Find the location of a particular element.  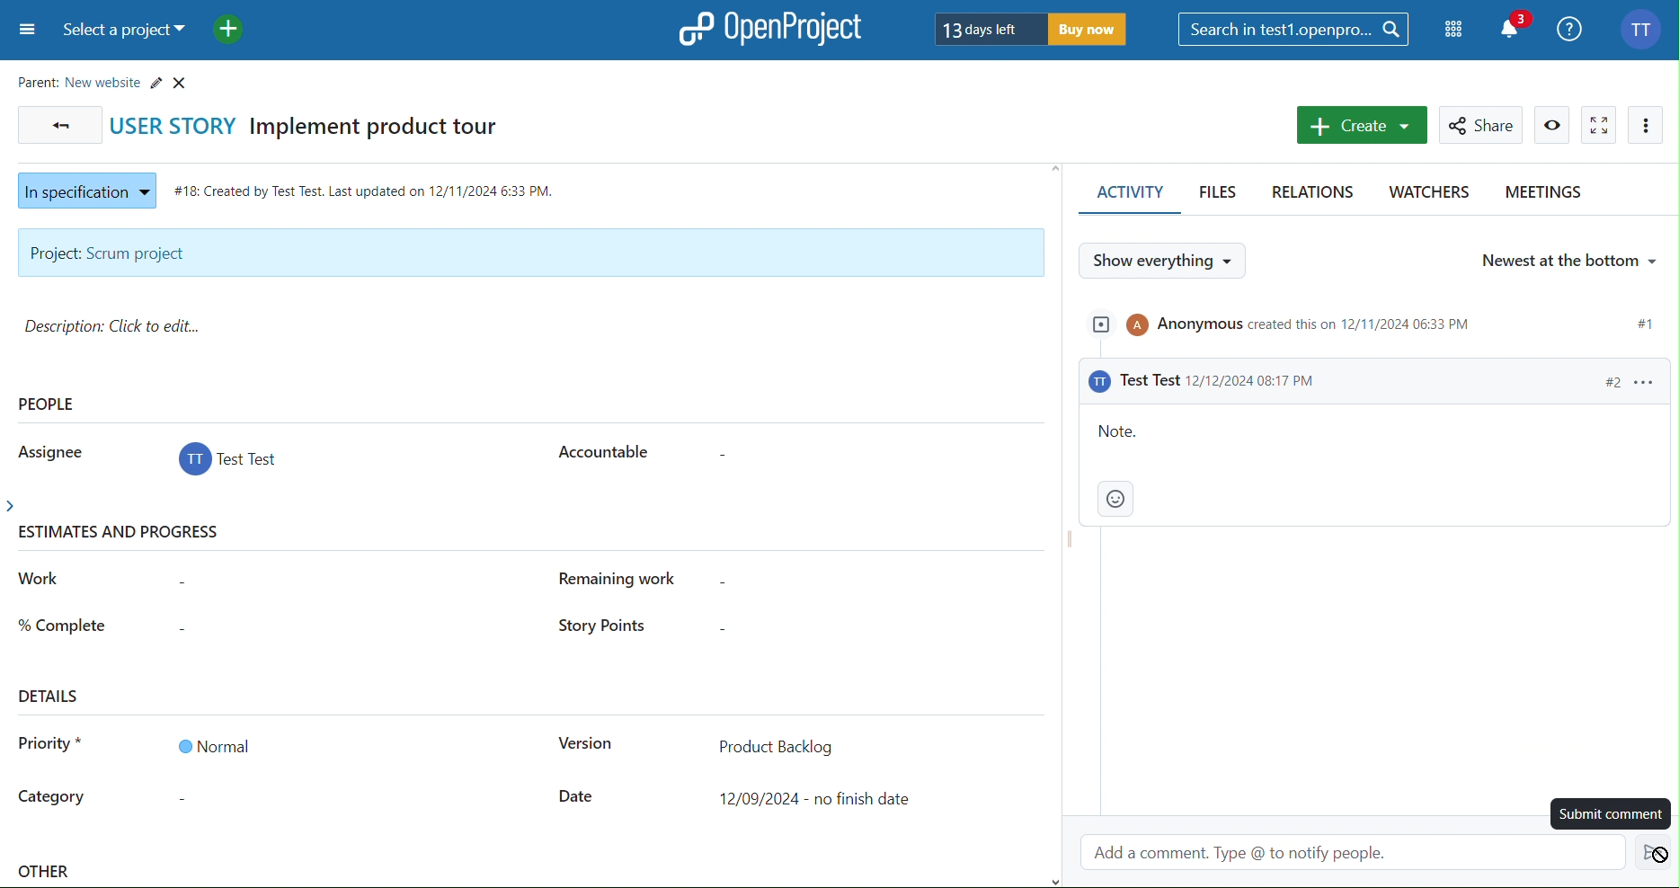

Assignee is located at coordinates (47, 450).